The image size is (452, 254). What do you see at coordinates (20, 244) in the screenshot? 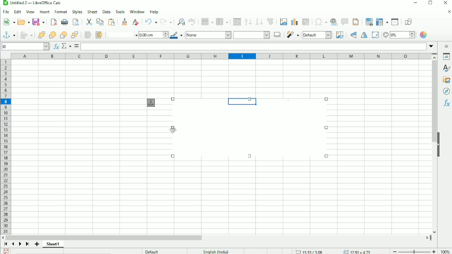
I see `Scroll to next sheet` at bounding box center [20, 244].